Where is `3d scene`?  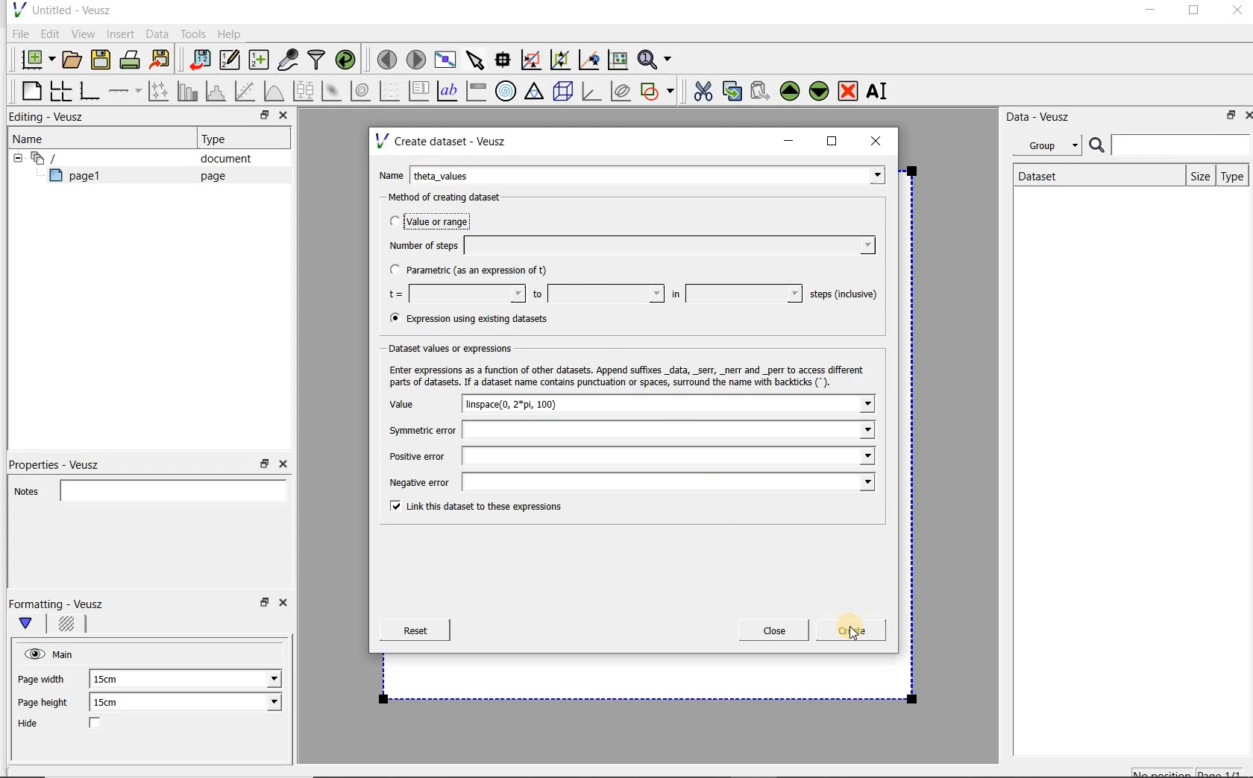
3d scene is located at coordinates (564, 92).